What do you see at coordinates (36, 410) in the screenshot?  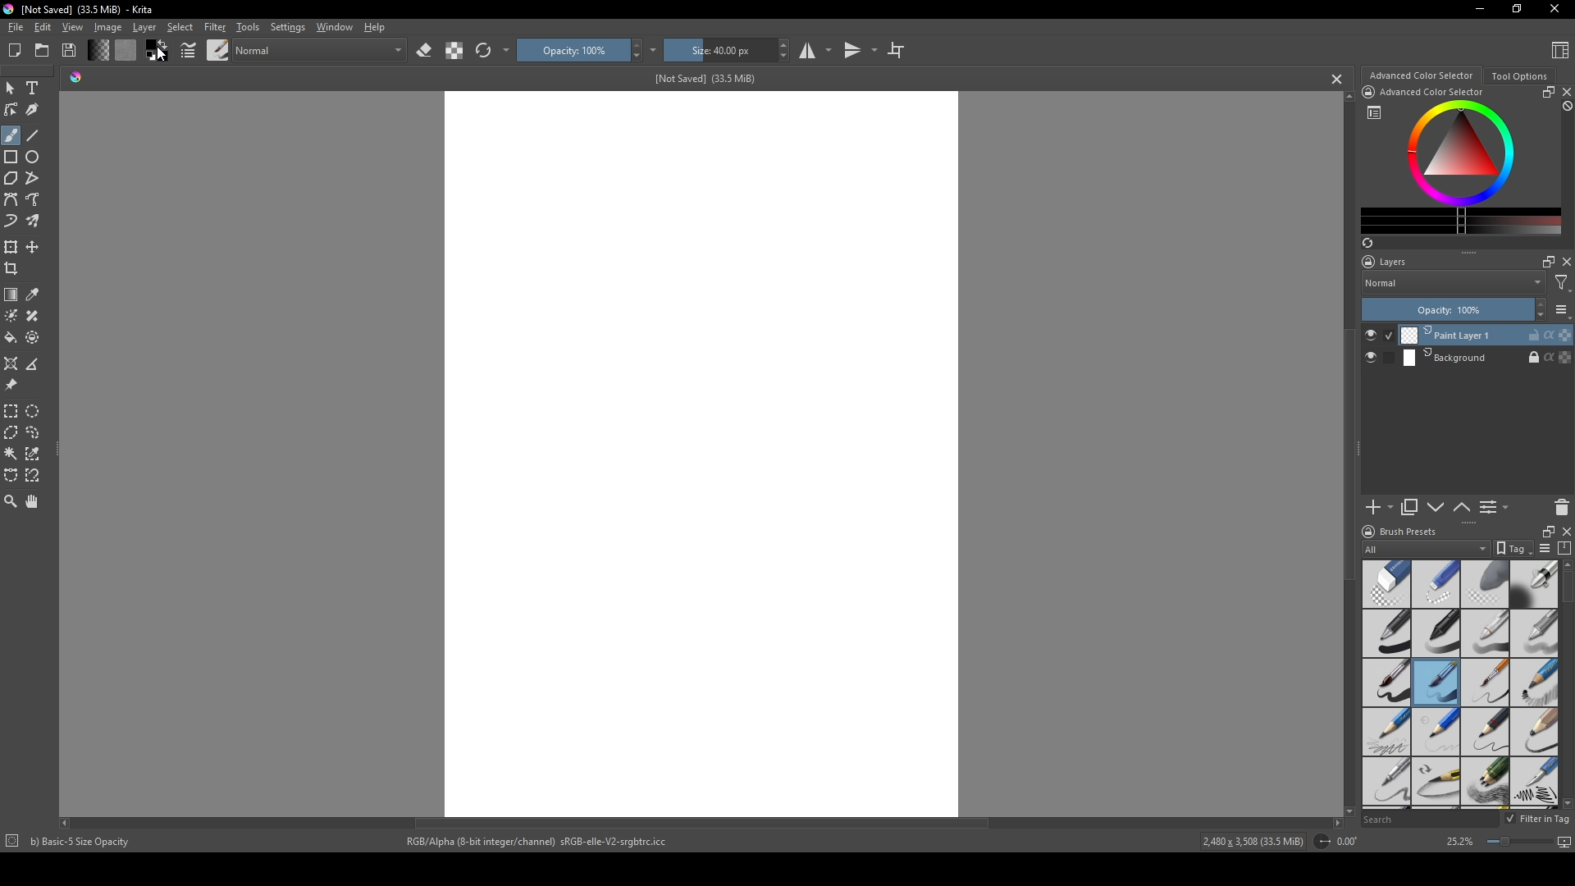 I see `elliptical` at bounding box center [36, 410].